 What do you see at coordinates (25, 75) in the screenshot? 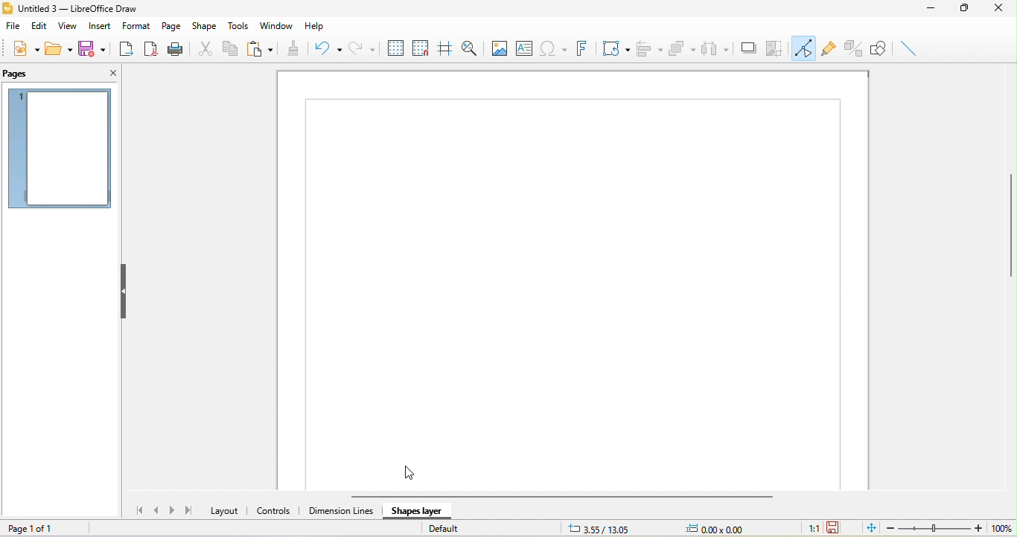
I see `pages` at bounding box center [25, 75].